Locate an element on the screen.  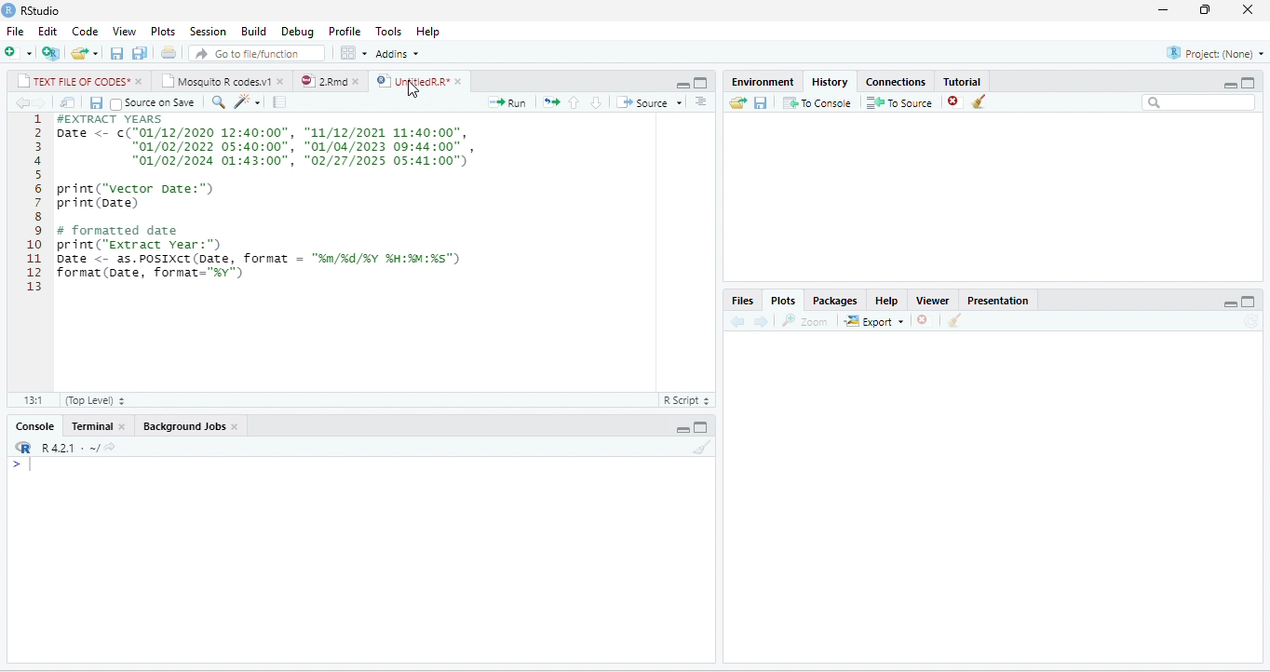
forward is located at coordinates (40, 102).